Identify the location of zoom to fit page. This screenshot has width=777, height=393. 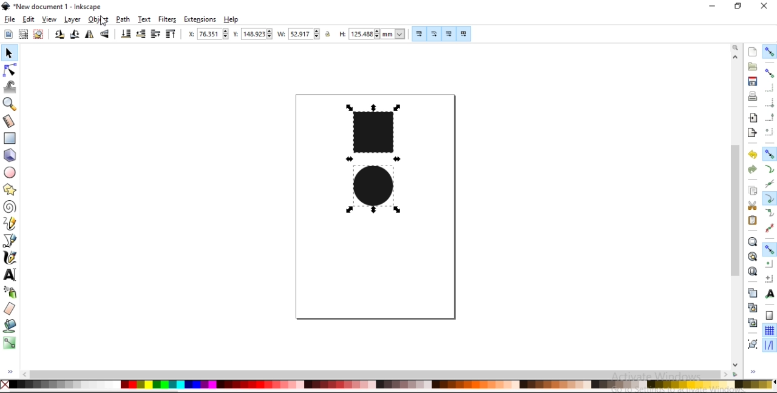
(753, 271).